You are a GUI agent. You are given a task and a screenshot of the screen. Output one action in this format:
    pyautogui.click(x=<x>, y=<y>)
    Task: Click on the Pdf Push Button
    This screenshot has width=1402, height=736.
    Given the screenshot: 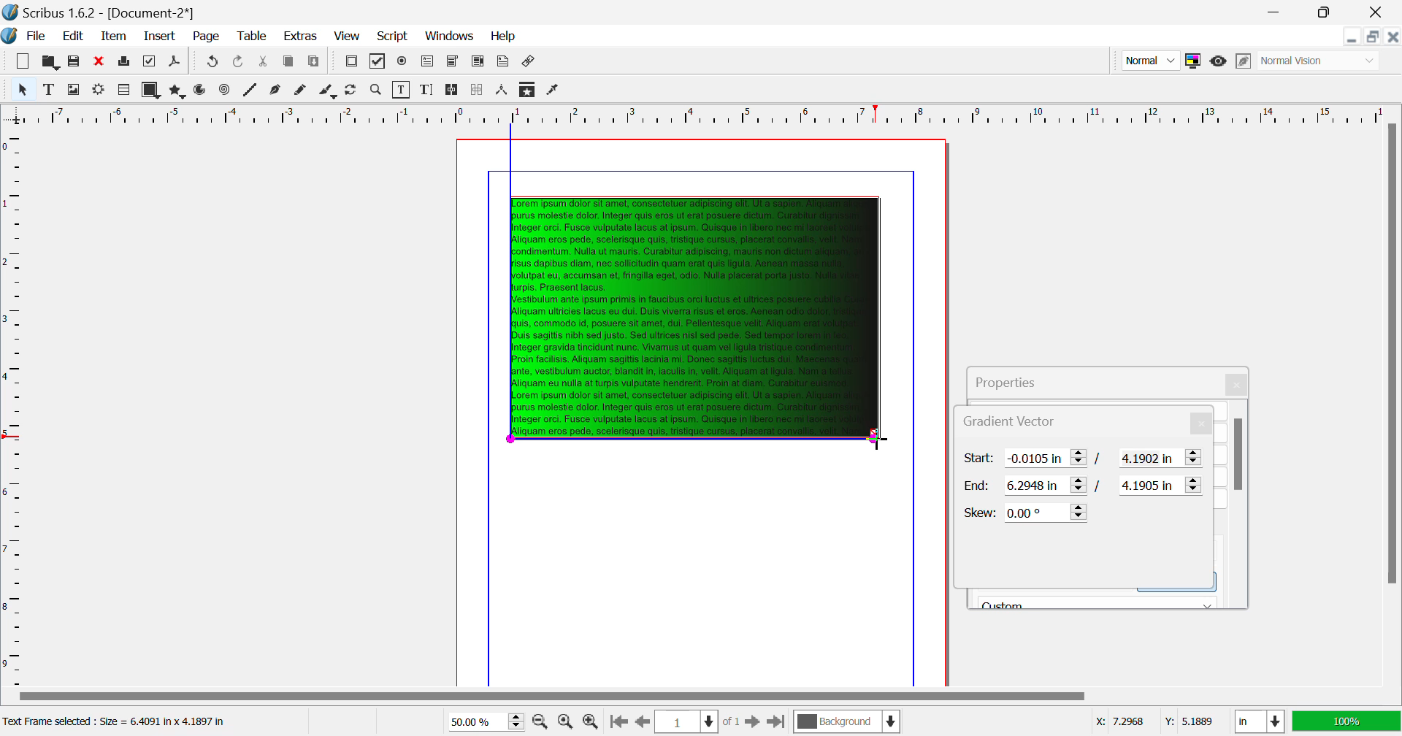 What is the action you would take?
    pyautogui.click(x=351, y=63)
    